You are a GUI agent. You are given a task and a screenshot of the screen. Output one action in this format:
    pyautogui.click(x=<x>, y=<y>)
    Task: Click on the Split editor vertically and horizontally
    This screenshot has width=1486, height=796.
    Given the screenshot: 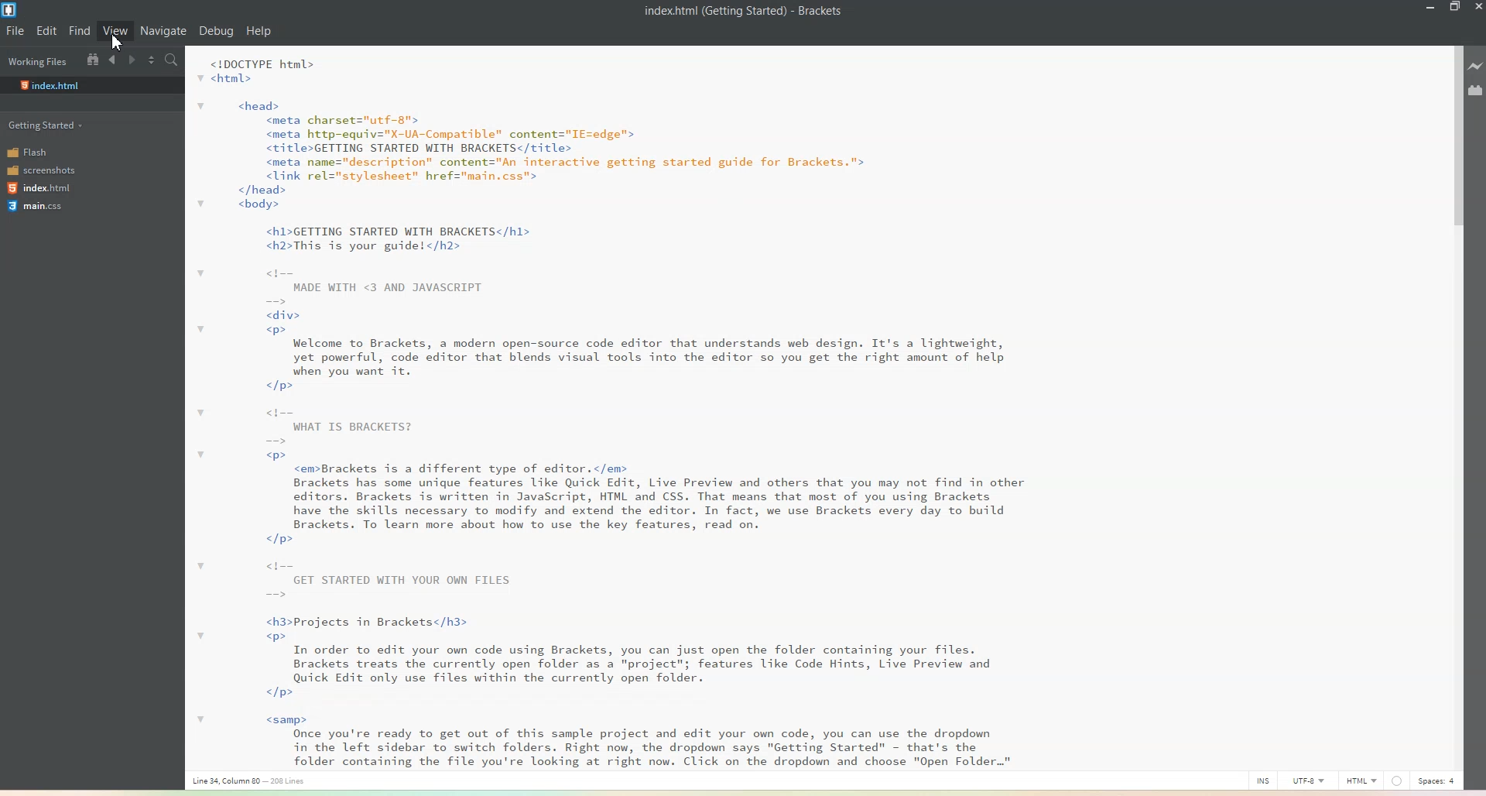 What is the action you would take?
    pyautogui.click(x=153, y=60)
    